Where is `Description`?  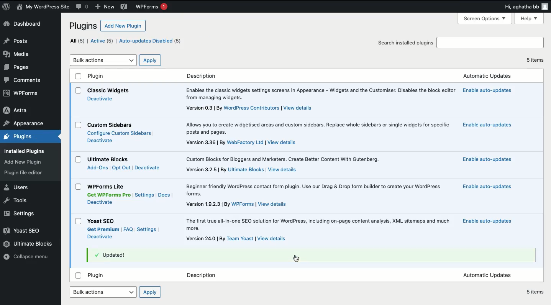 Description is located at coordinates (238, 239).